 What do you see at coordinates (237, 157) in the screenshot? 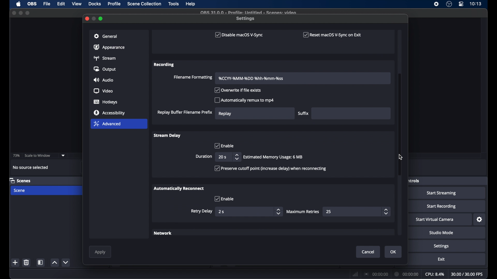
I see `stepper buttons` at bounding box center [237, 157].